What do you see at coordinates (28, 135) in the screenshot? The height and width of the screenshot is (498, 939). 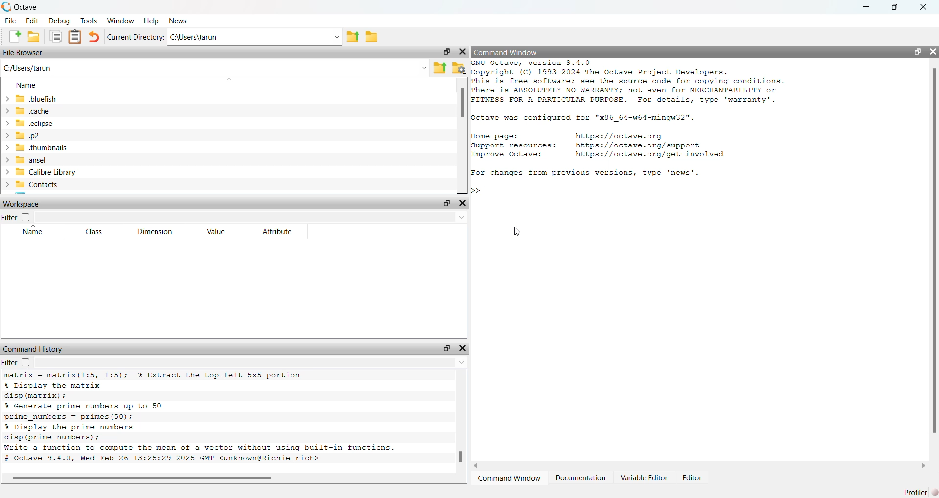 I see `.p2` at bounding box center [28, 135].